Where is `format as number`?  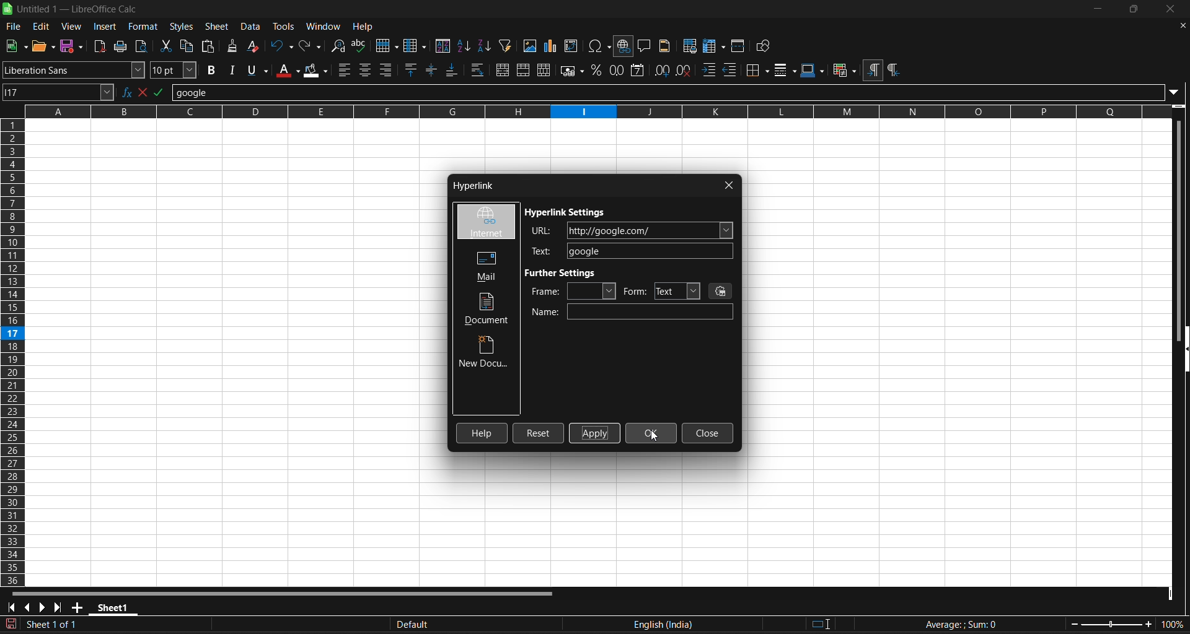
format as number is located at coordinates (616, 71).